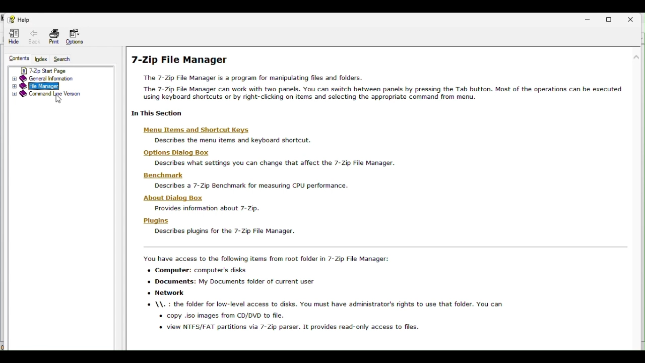  Describe the element at coordinates (59, 100) in the screenshot. I see `Cursor` at that location.